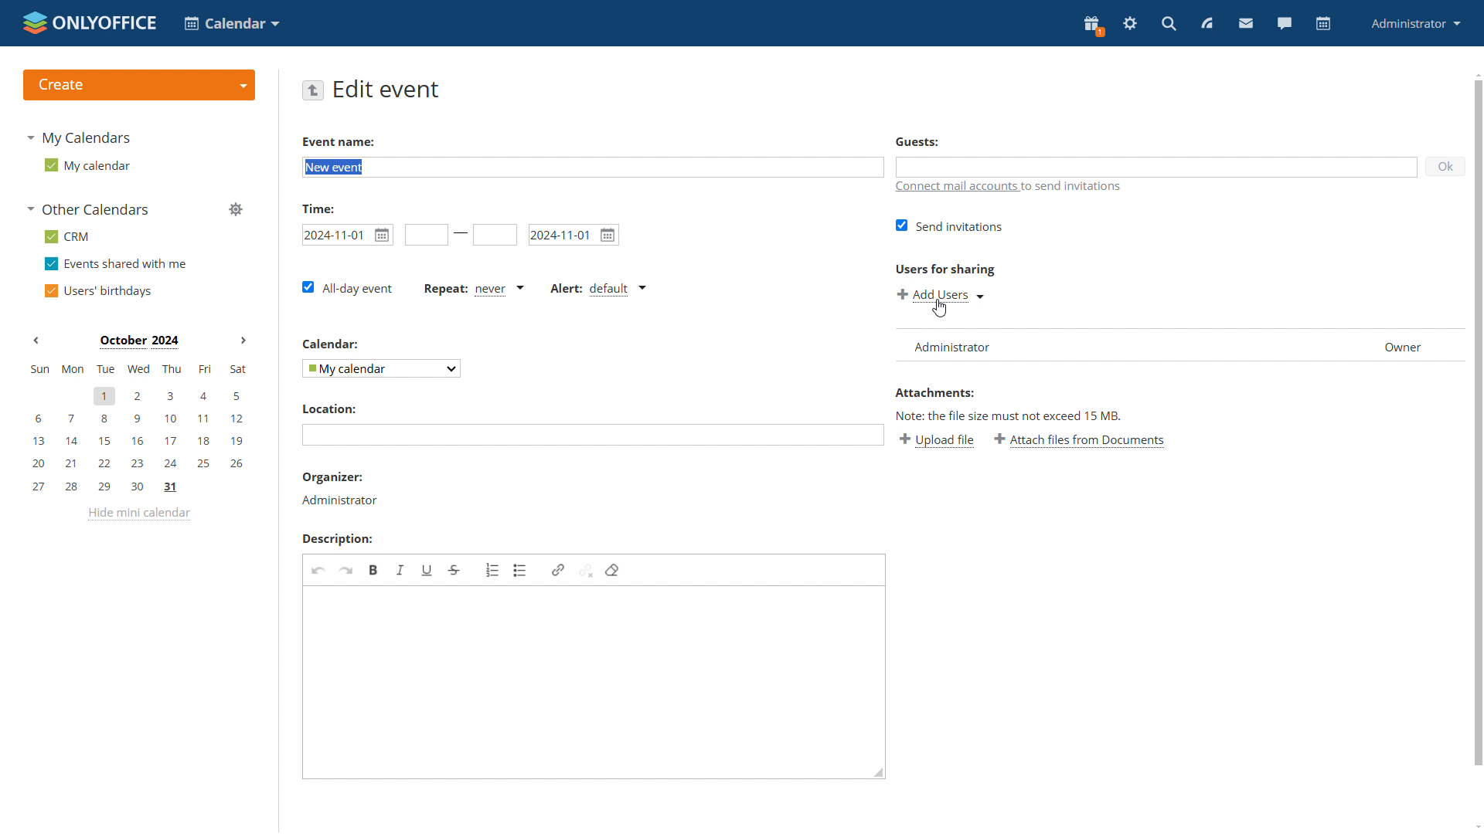  What do you see at coordinates (1168, 25) in the screenshot?
I see `search` at bounding box center [1168, 25].